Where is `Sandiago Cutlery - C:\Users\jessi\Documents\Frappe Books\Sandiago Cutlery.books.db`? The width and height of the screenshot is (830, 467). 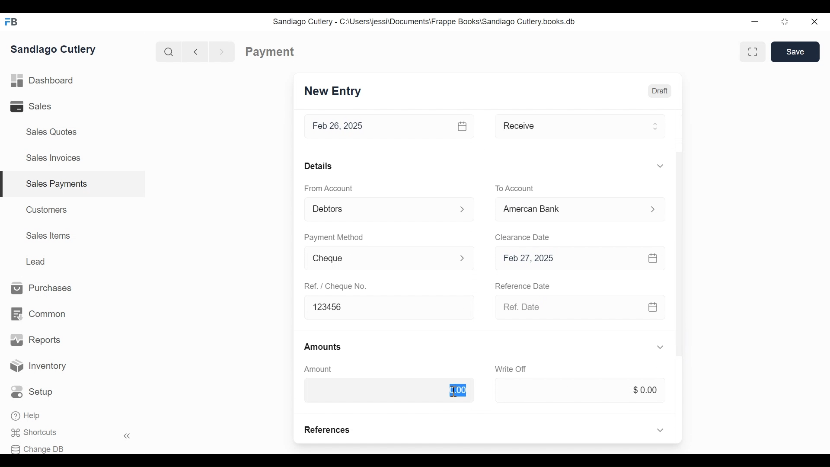
Sandiago Cutlery - C:\Users\jessi\Documents\Frappe Books\Sandiago Cutlery.books.db is located at coordinates (424, 21).